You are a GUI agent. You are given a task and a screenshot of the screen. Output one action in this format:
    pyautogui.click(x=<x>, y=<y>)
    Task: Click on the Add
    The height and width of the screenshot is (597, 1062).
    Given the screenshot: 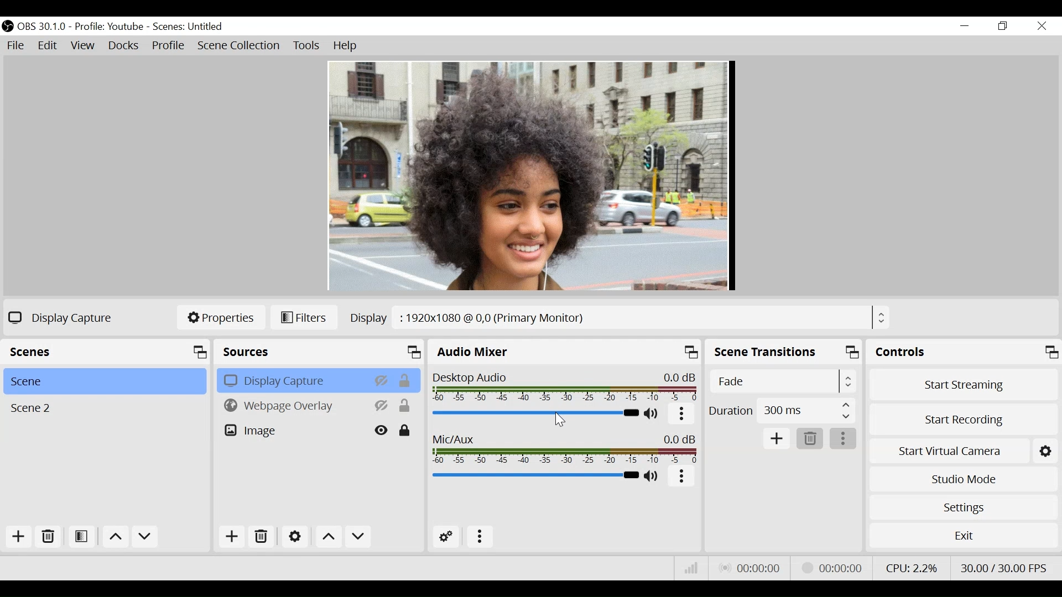 What is the action you would take?
    pyautogui.click(x=232, y=537)
    